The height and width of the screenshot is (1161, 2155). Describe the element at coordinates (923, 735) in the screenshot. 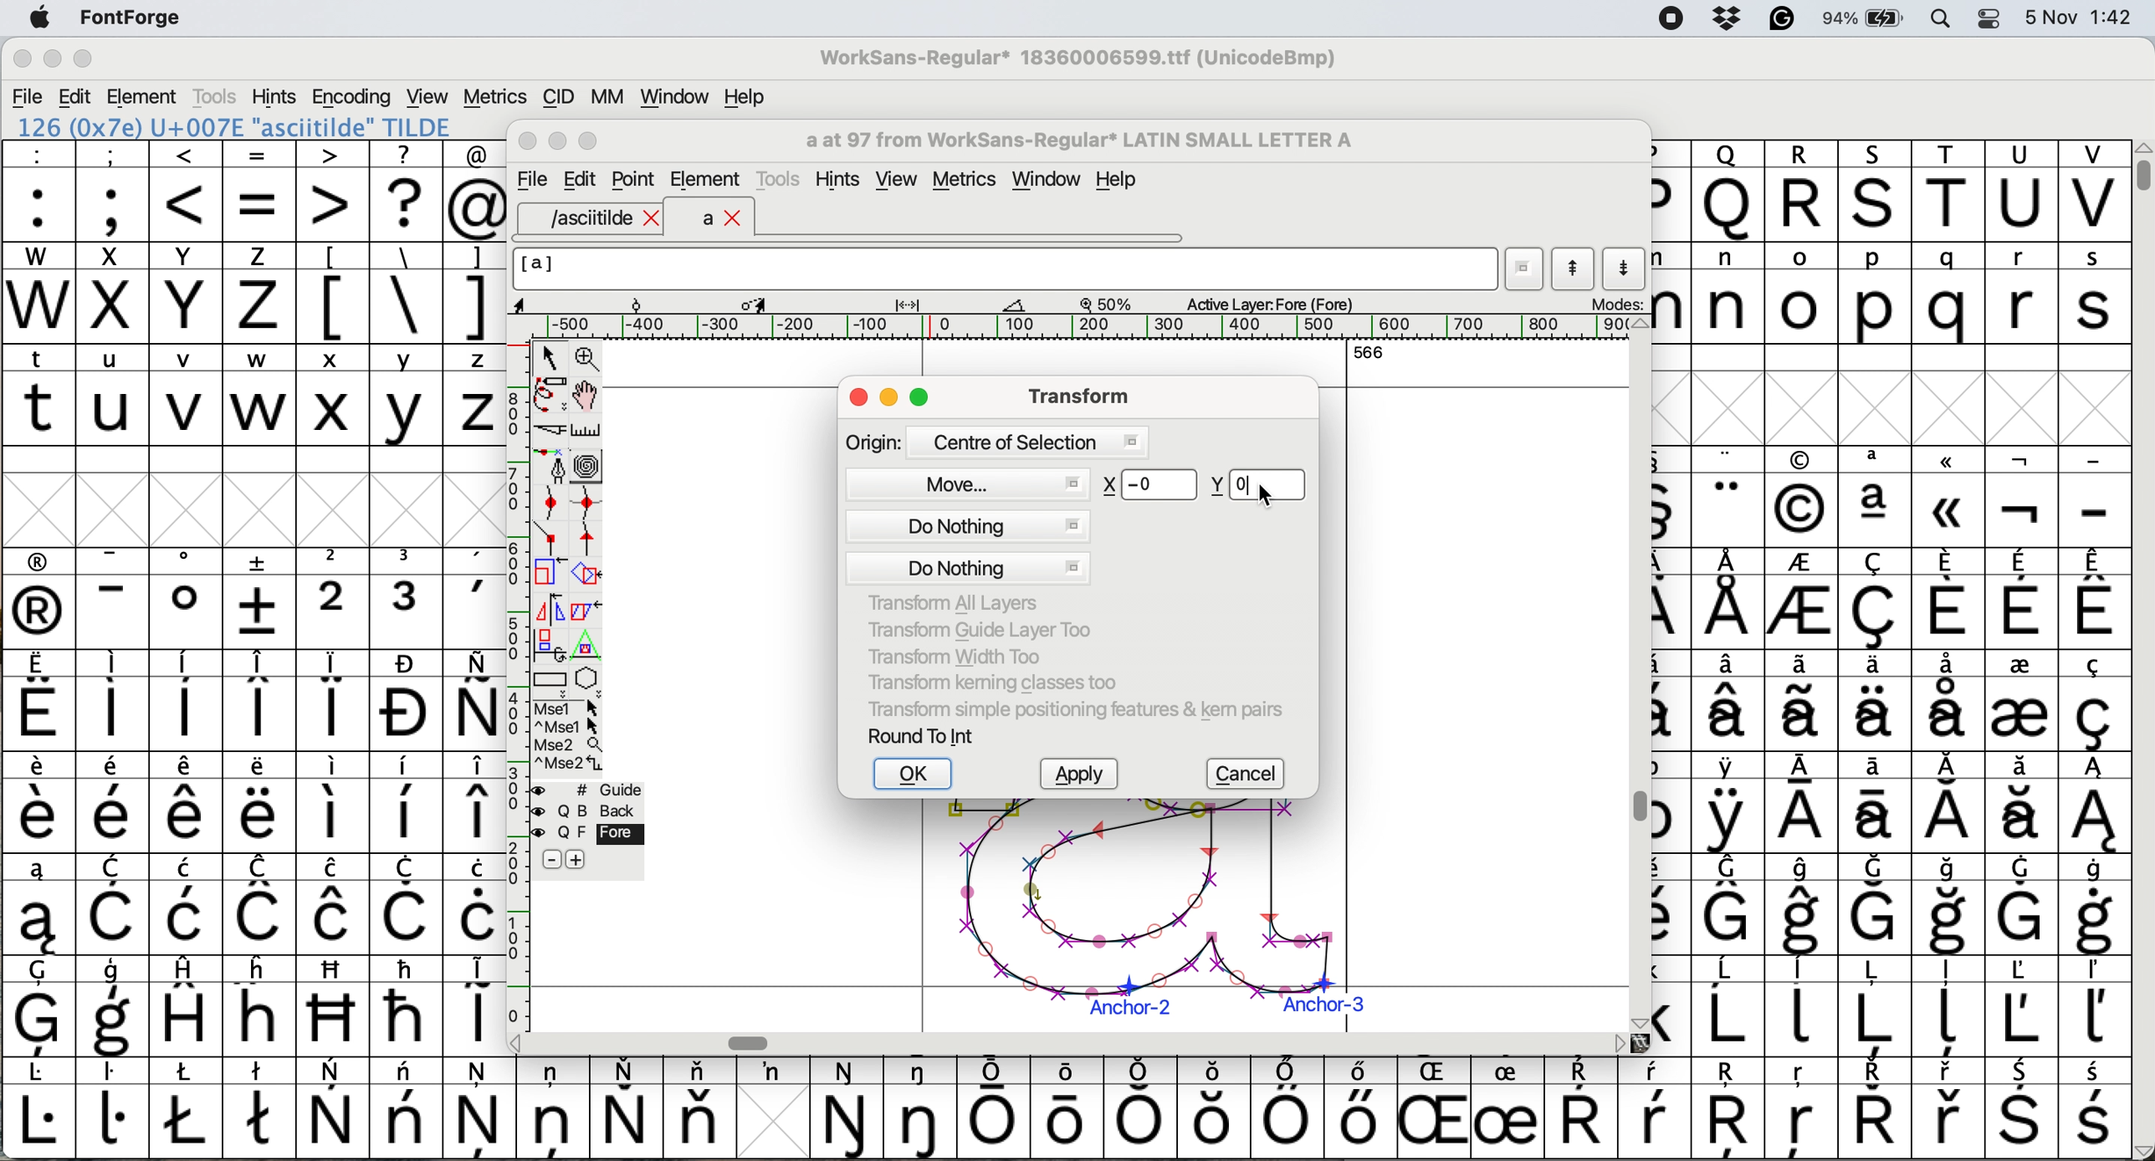

I see `round to int` at that location.